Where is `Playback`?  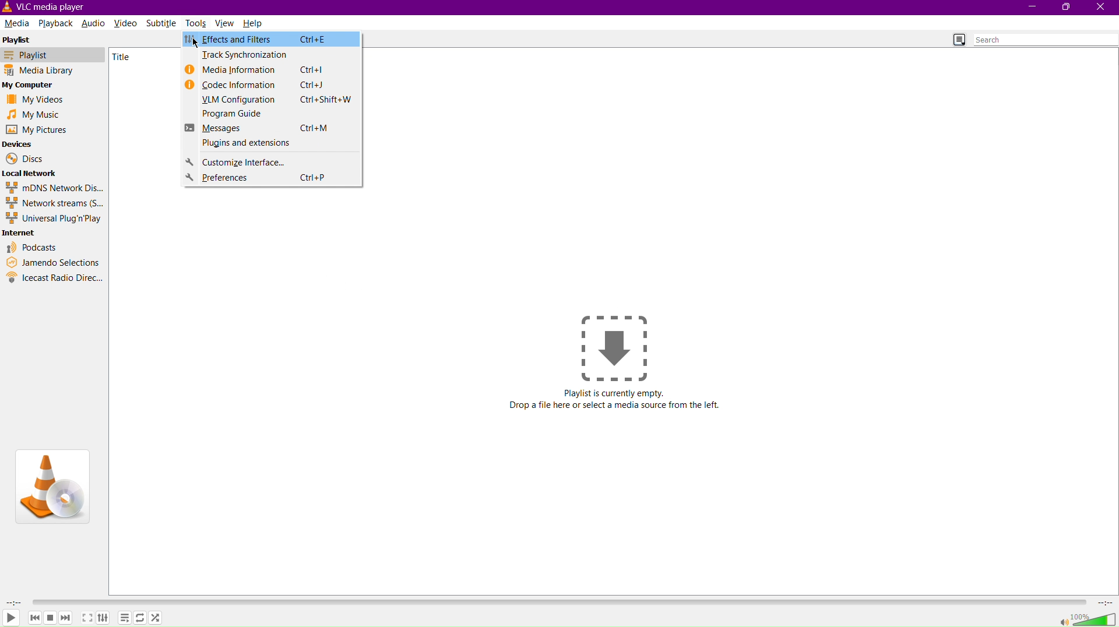 Playback is located at coordinates (54, 22).